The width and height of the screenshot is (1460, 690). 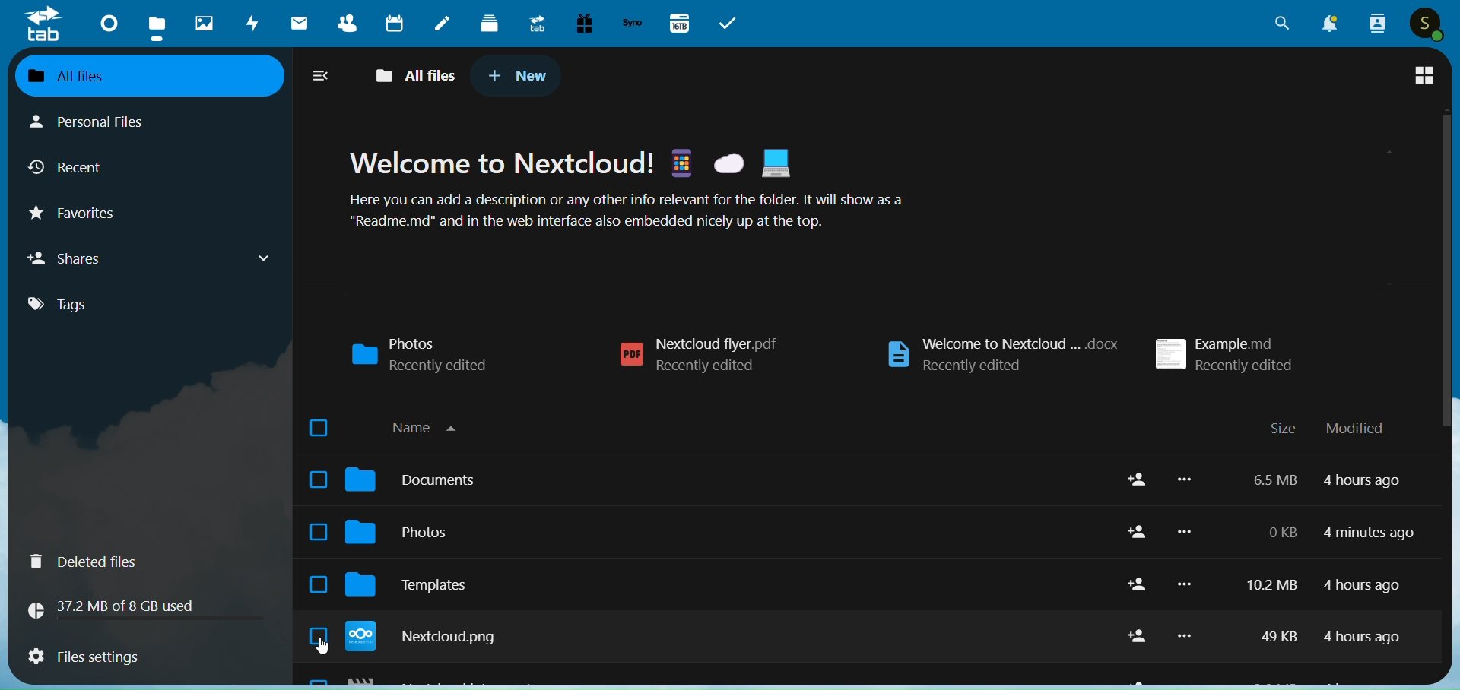 What do you see at coordinates (318, 427) in the screenshot?
I see `Select all` at bounding box center [318, 427].